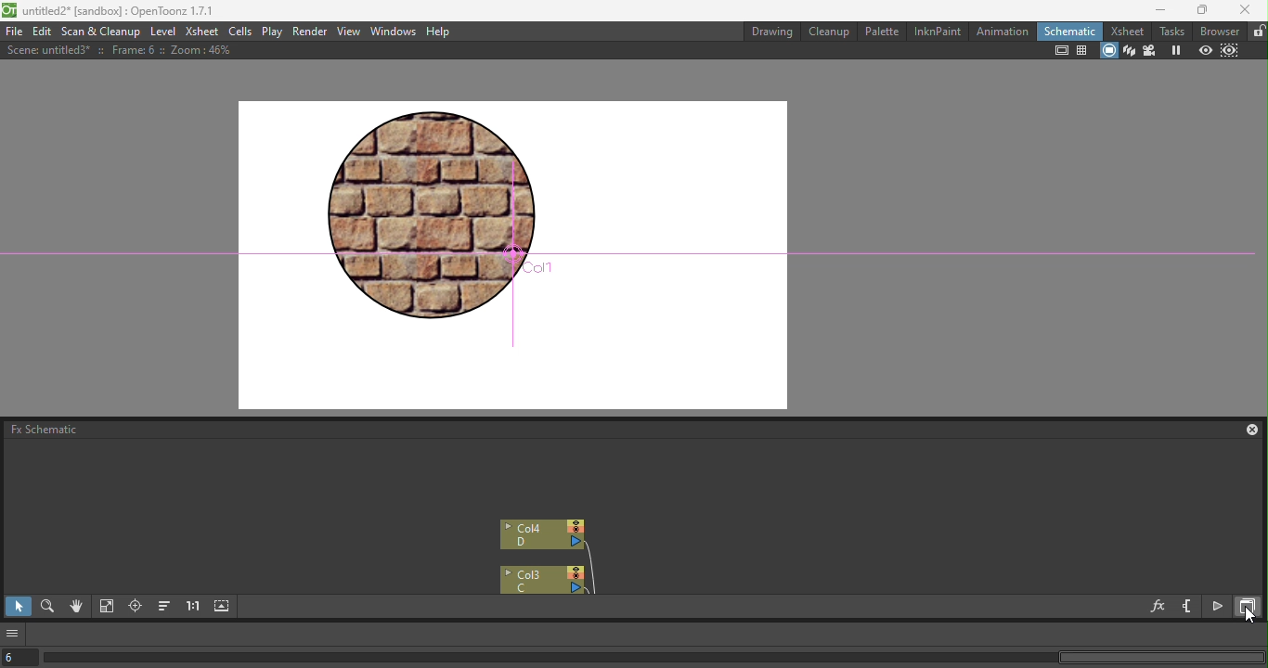 The height and width of the screenshot is (668, 1268). I want to click on Xsheet, so click(1130, 31).